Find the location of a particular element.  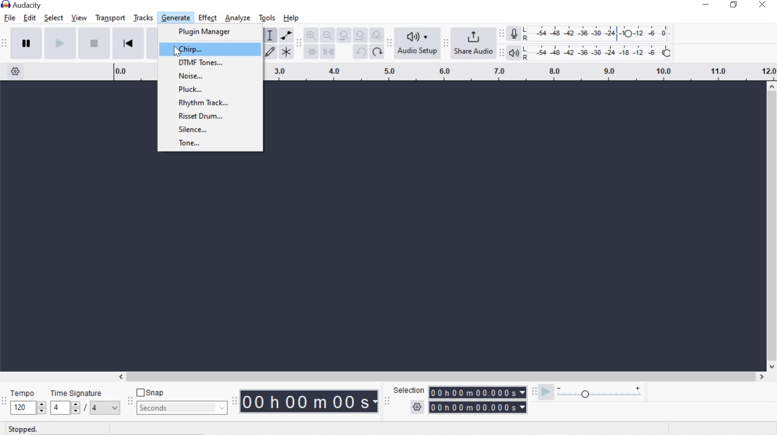

redo is located at coordinates (377, 51).